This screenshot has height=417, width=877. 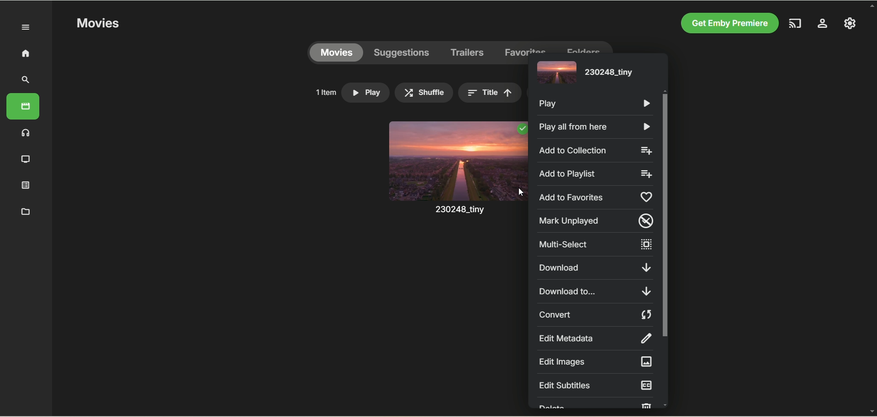 What do you see at coordinates (24, 211) in the screenshot?
I see `metadata manager` at bounding box center [24, 211].